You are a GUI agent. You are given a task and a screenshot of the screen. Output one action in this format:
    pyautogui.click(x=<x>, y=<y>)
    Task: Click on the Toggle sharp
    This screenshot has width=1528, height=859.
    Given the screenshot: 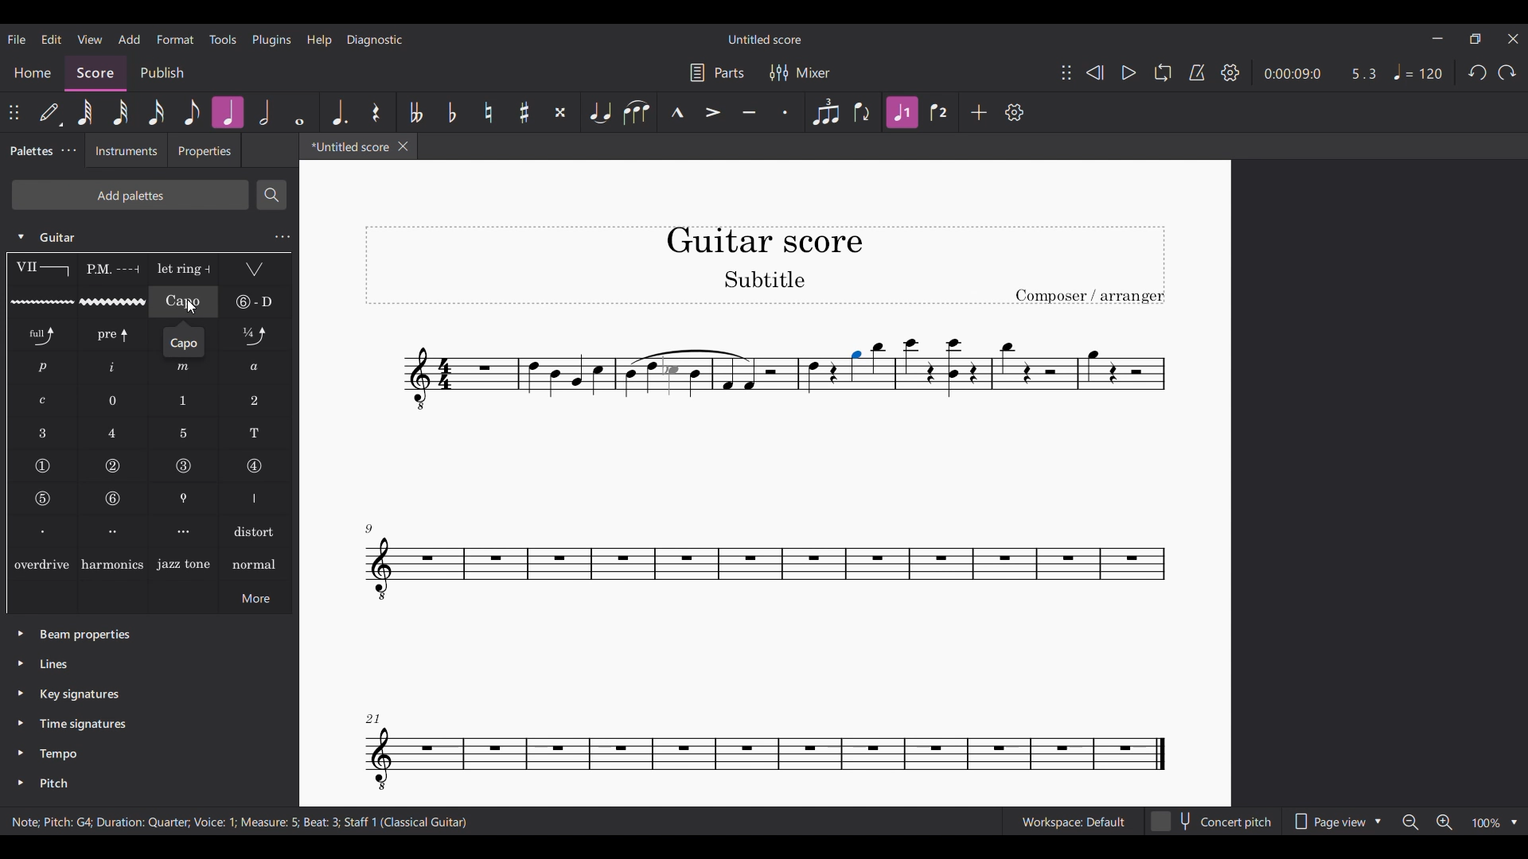 What is the action you would take?
    pyautogui.click(x=524, y=112)
    